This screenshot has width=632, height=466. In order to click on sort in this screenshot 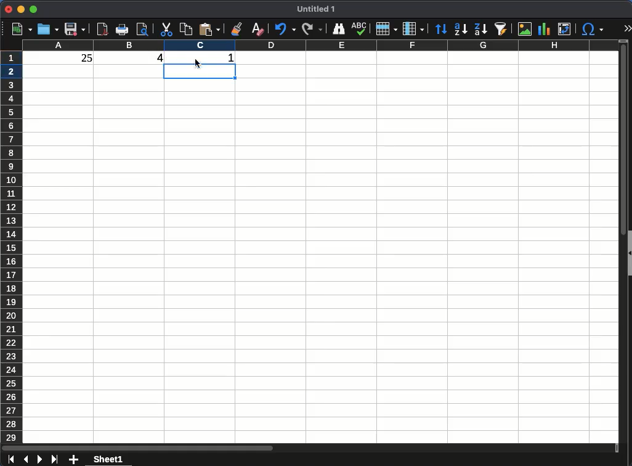, I will do `click(442, 29)`.